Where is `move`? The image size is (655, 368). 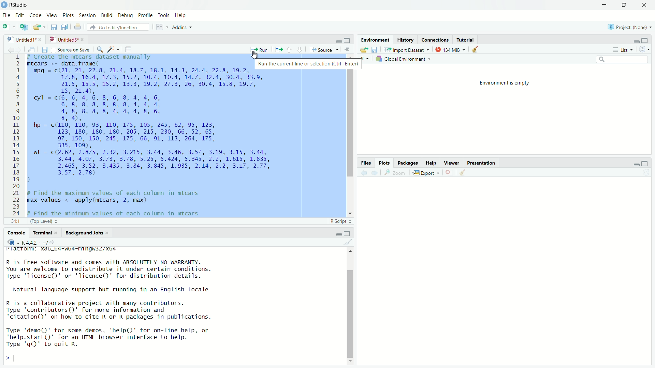 move is located at coordinates (278, 48).